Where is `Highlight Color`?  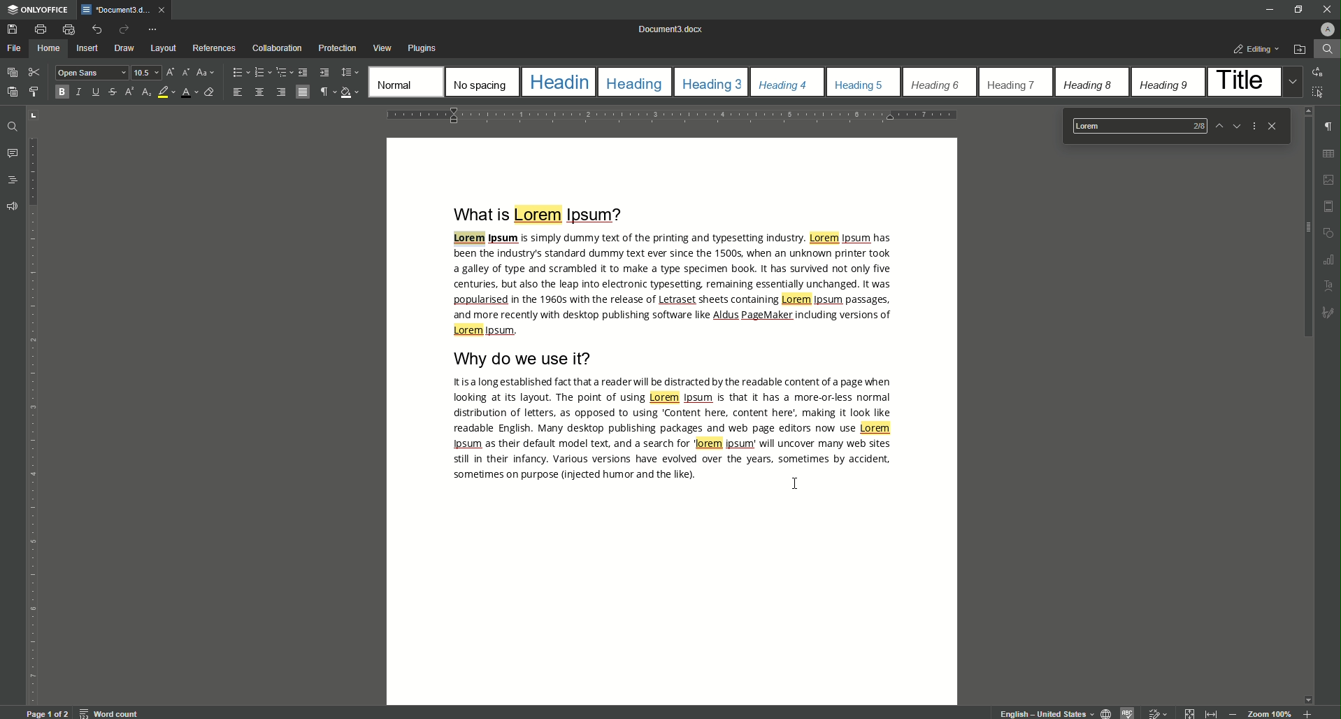 Highlight Color is located at coordinates (165, 92).